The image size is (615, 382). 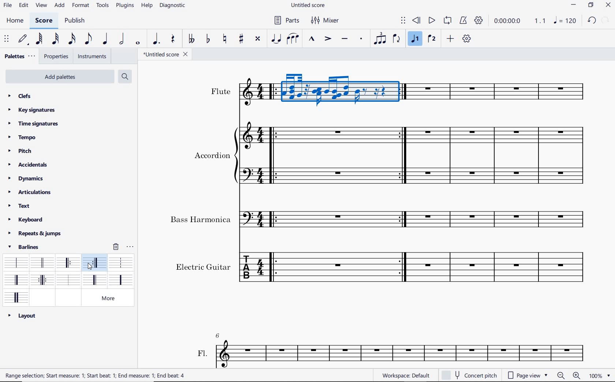 I want to click on left (start) repeat sign added, so click(x=274, y=267).